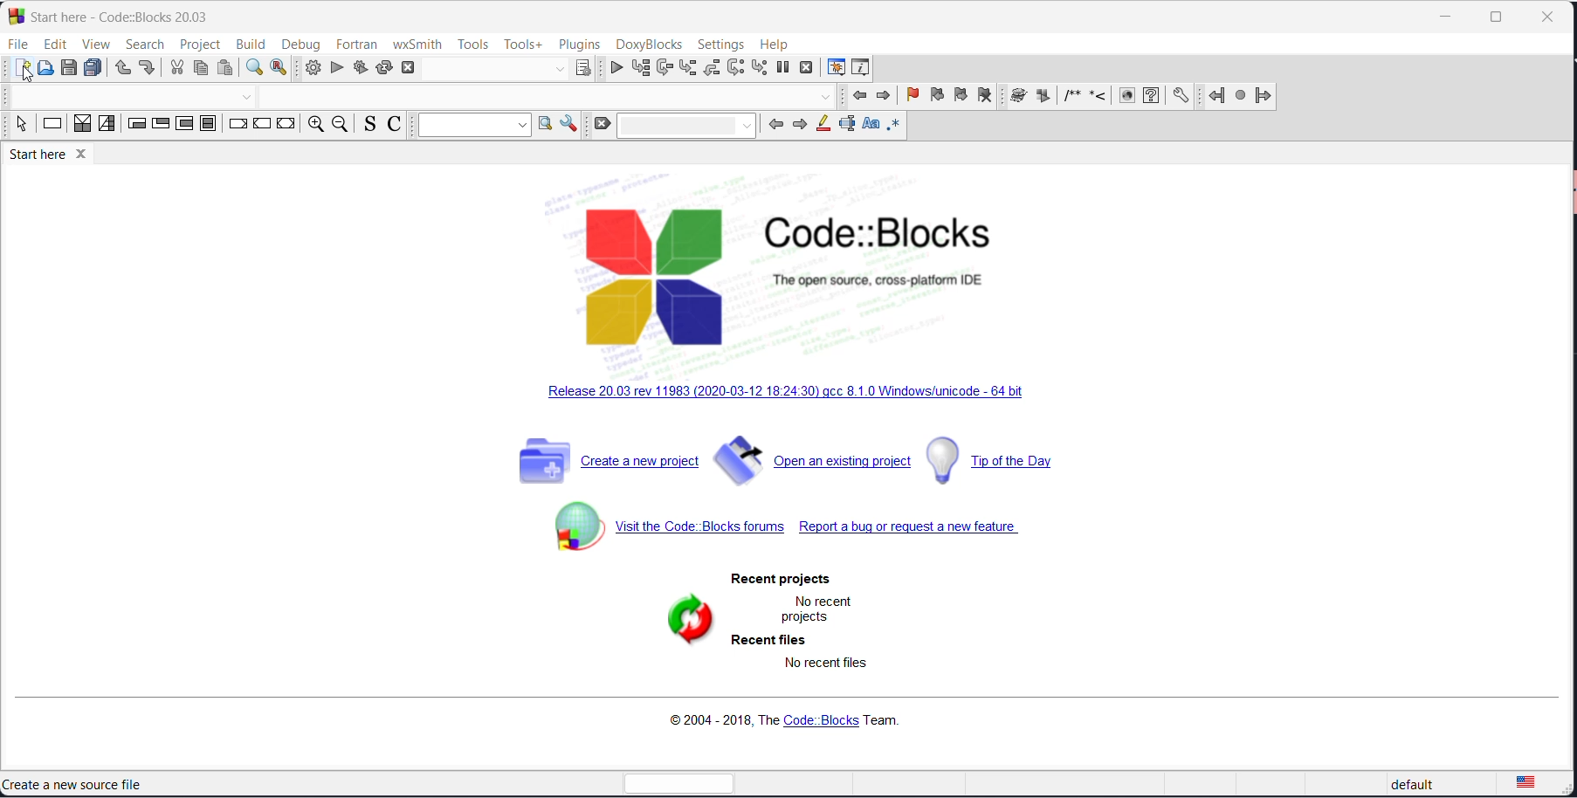 The height and width of the screenshot is (798, 1577). I want to click on refresh, so click(688, 620).